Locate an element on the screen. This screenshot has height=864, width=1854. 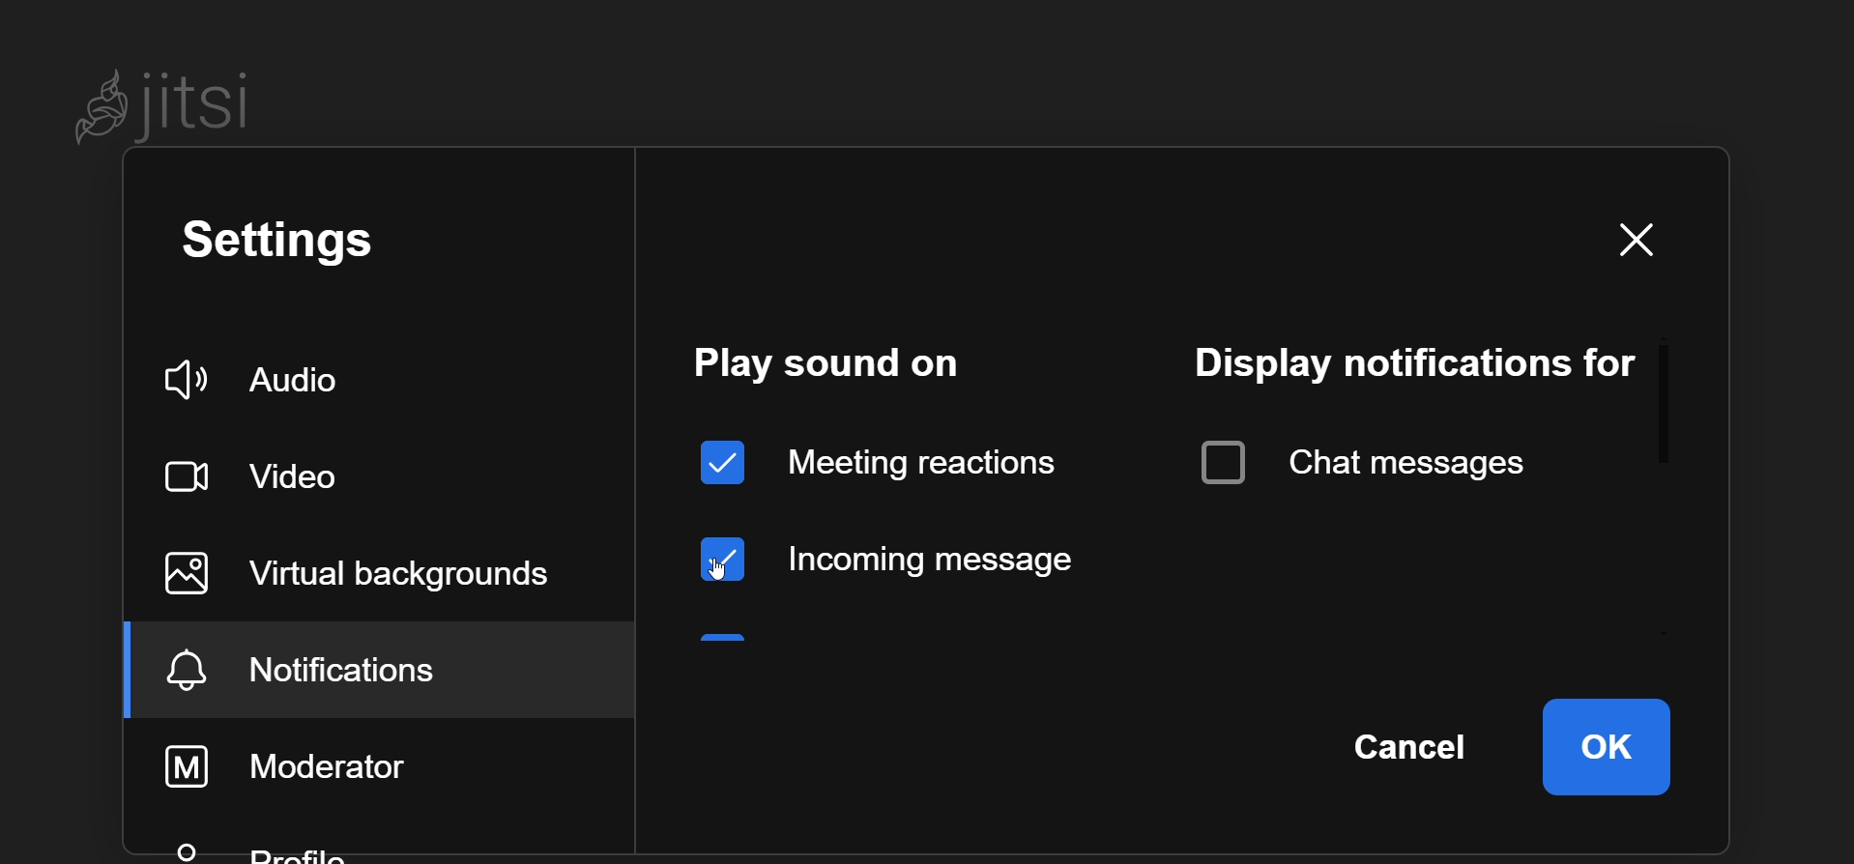
close window is located at coordinates (1627, 240).